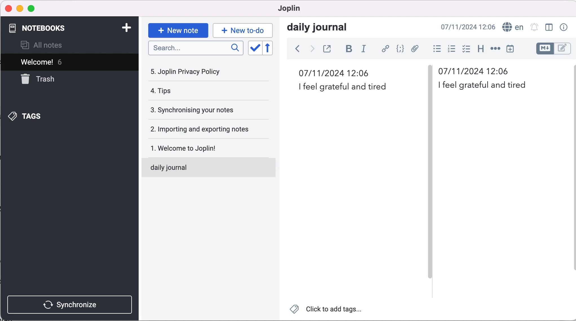 This screenshot has width=576, height=321. I want to click on bulleted list, so click(435, 48).